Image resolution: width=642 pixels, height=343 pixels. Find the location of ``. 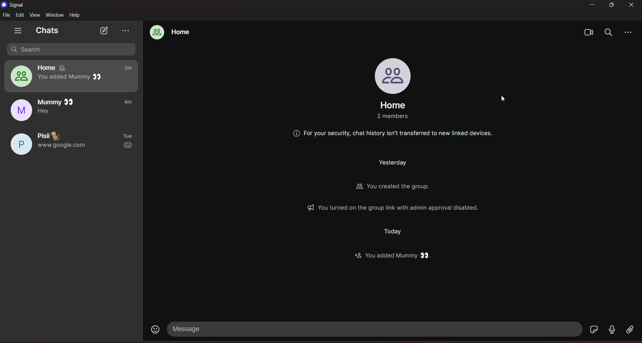

 is located at coordinates (393, 232).